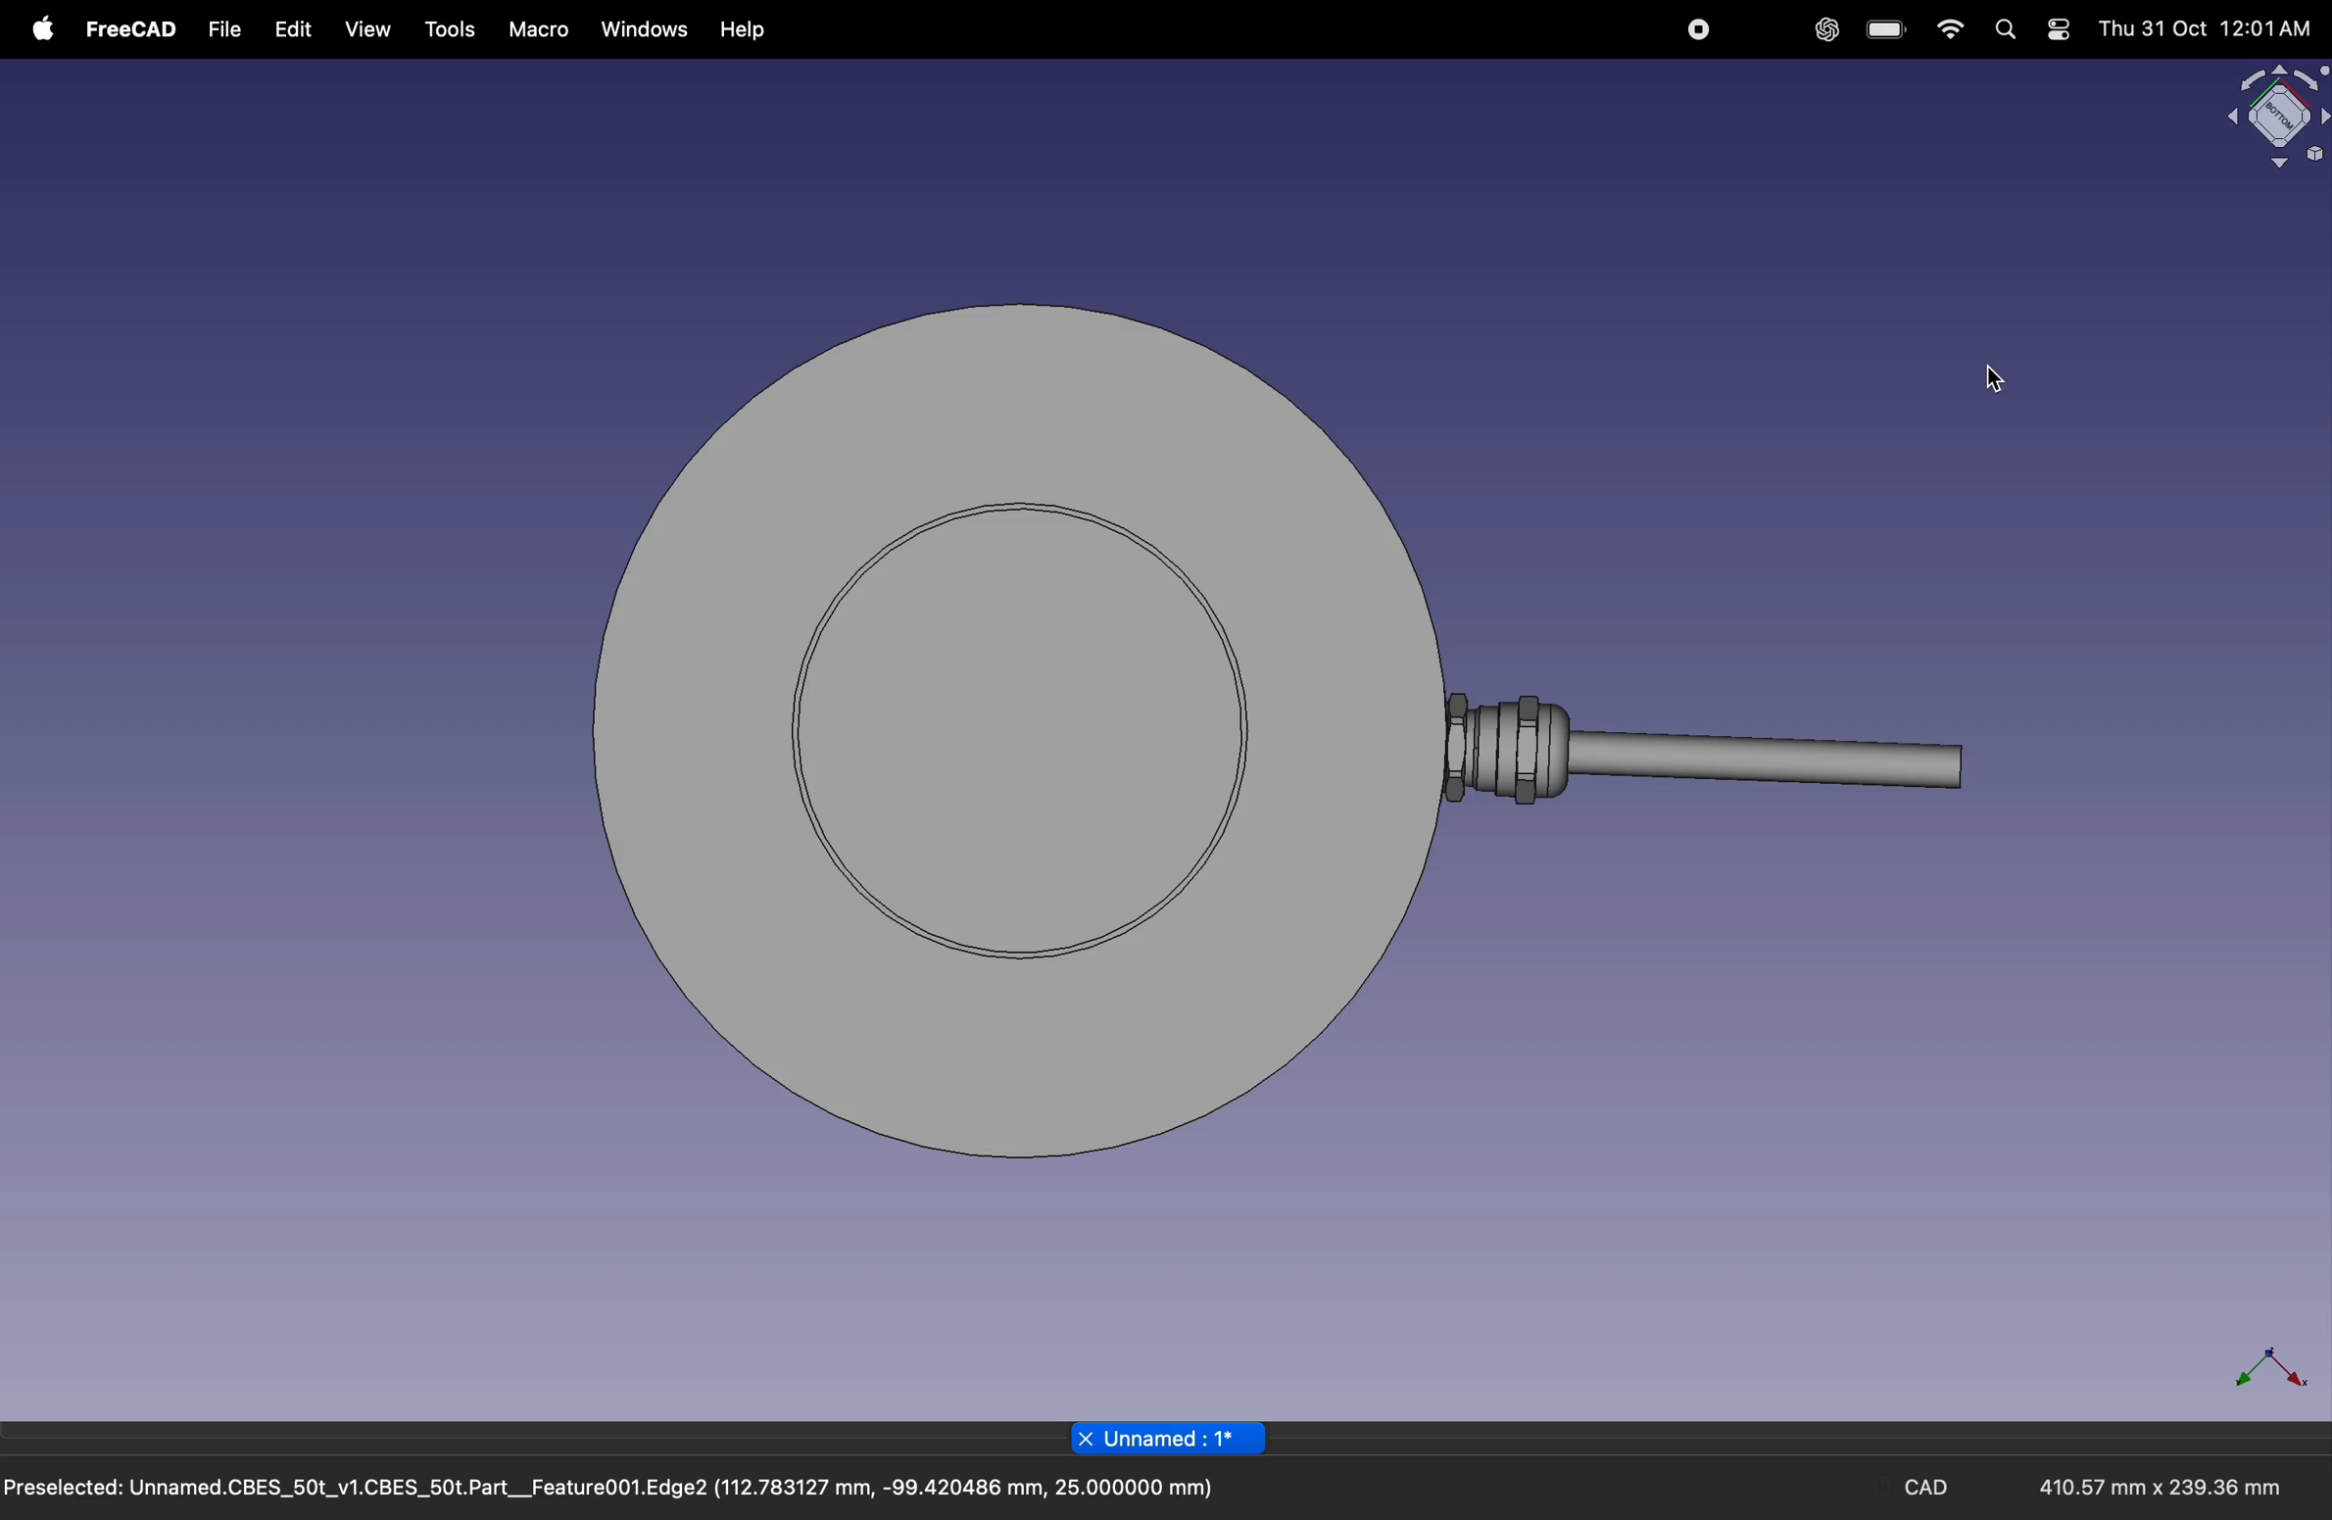 The height and width of the screenshot is (1520, 2332). I want to click on tools, so click(448, 30).